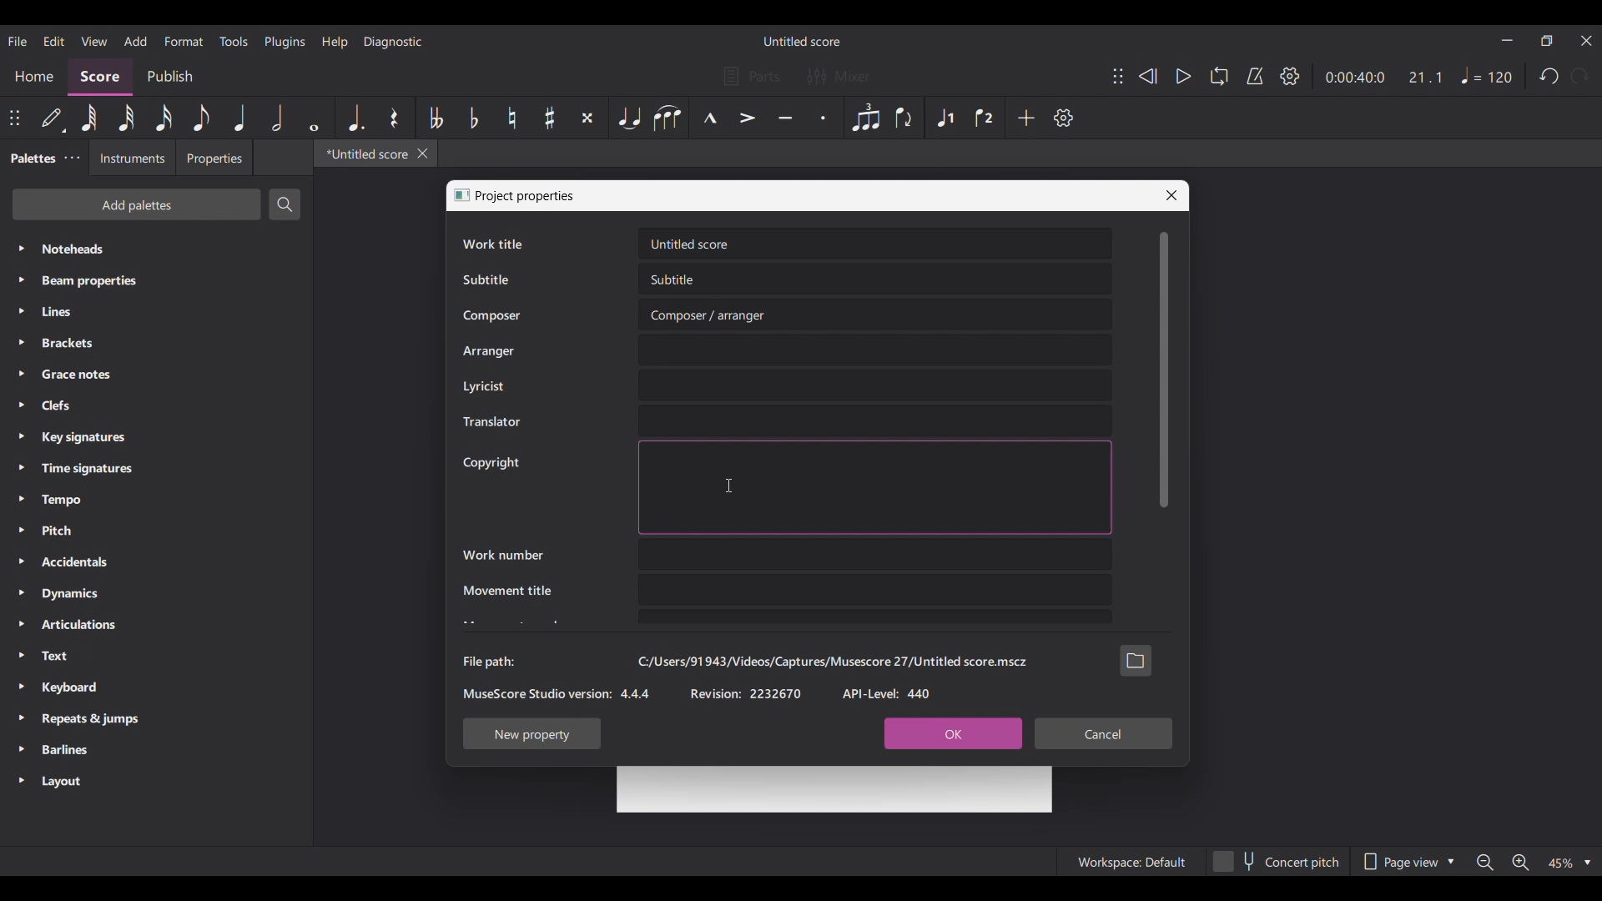 This screenshot has width=1602, height=901. Describe the element at coordinates (1130, 861) in the screenshot. I see `Workspace: Default` at that location.